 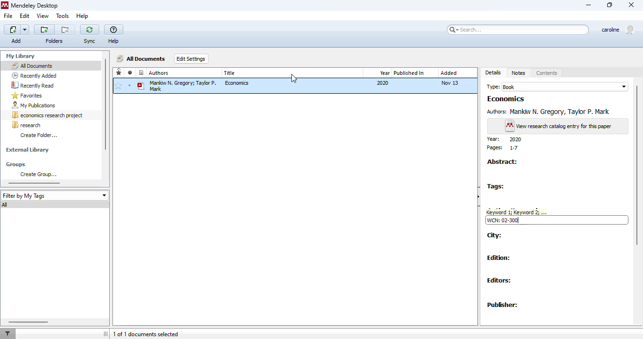 I want to click on 1 of 1 documents selected, so click(x=146, y=334).